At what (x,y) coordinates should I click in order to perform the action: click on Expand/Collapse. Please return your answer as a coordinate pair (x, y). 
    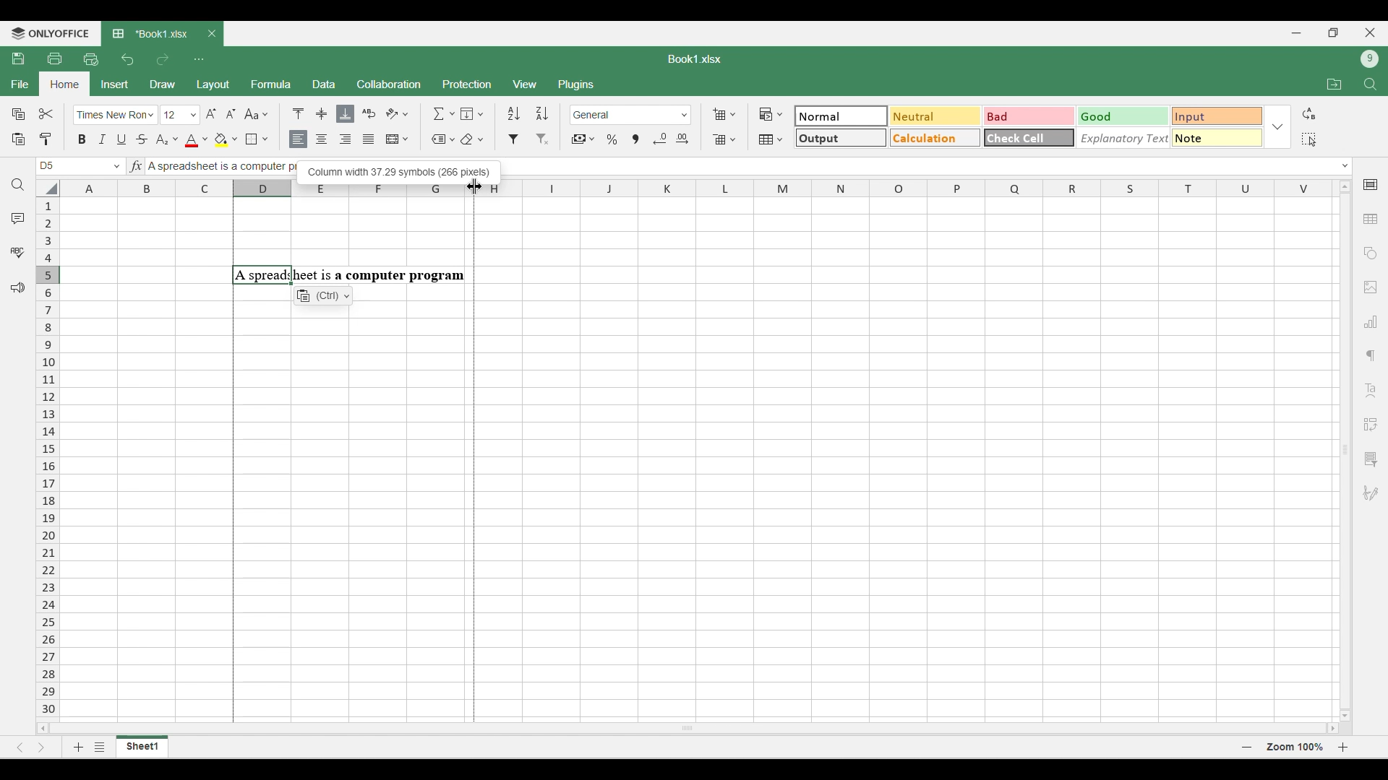
    Looking at the image, I should click on (1277, 127).